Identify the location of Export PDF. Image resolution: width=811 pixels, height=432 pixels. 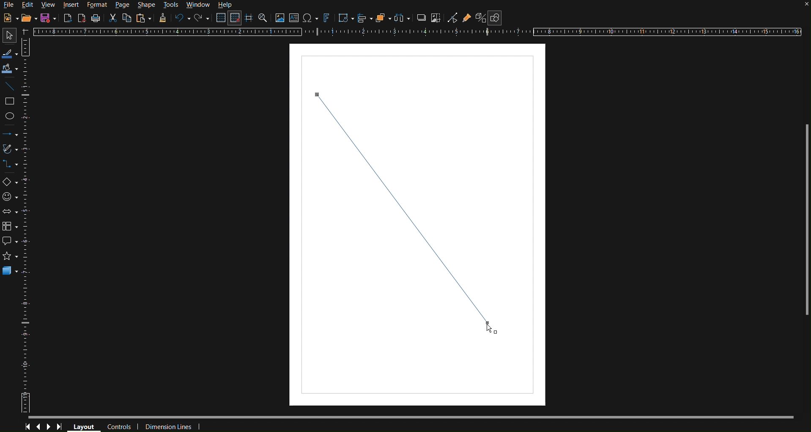
(82, 18).